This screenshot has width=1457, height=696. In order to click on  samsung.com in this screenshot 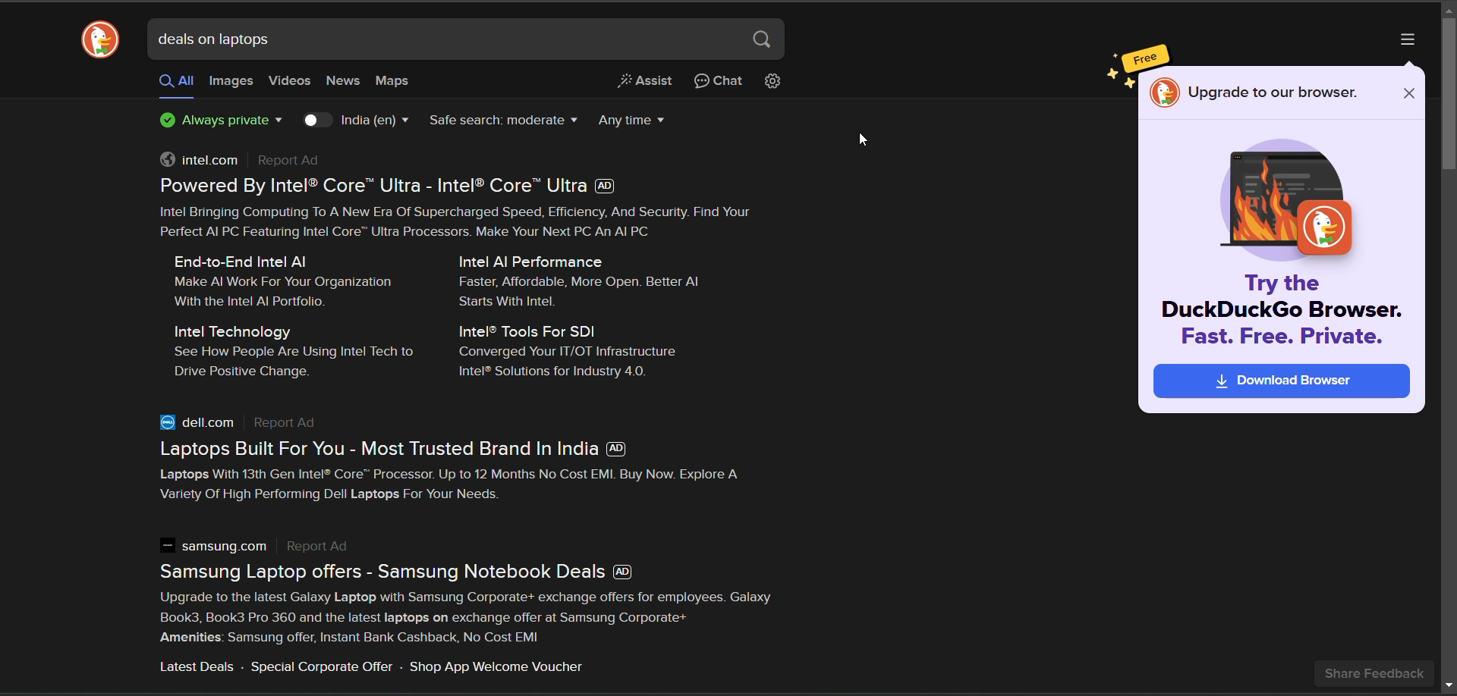, I will do `click(263, 548)`.